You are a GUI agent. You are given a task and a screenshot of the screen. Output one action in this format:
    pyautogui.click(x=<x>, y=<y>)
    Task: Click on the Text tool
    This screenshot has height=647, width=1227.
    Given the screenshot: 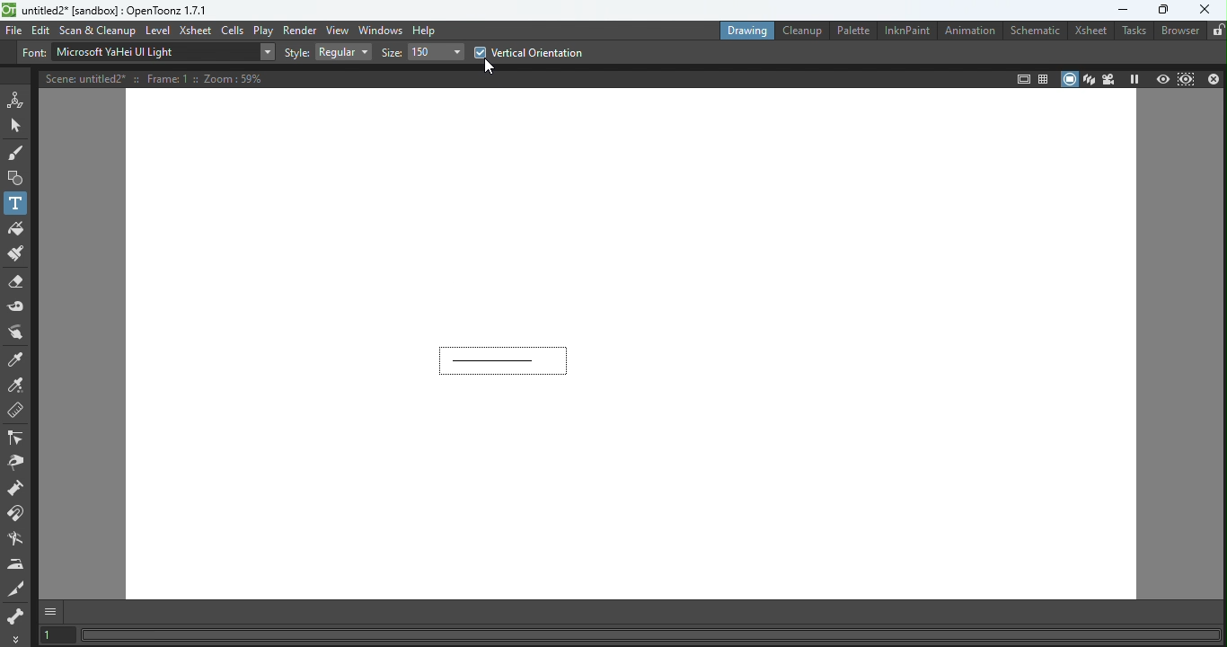 What is the action you would take?
    pyautogui.click(x=16, y=204)
    